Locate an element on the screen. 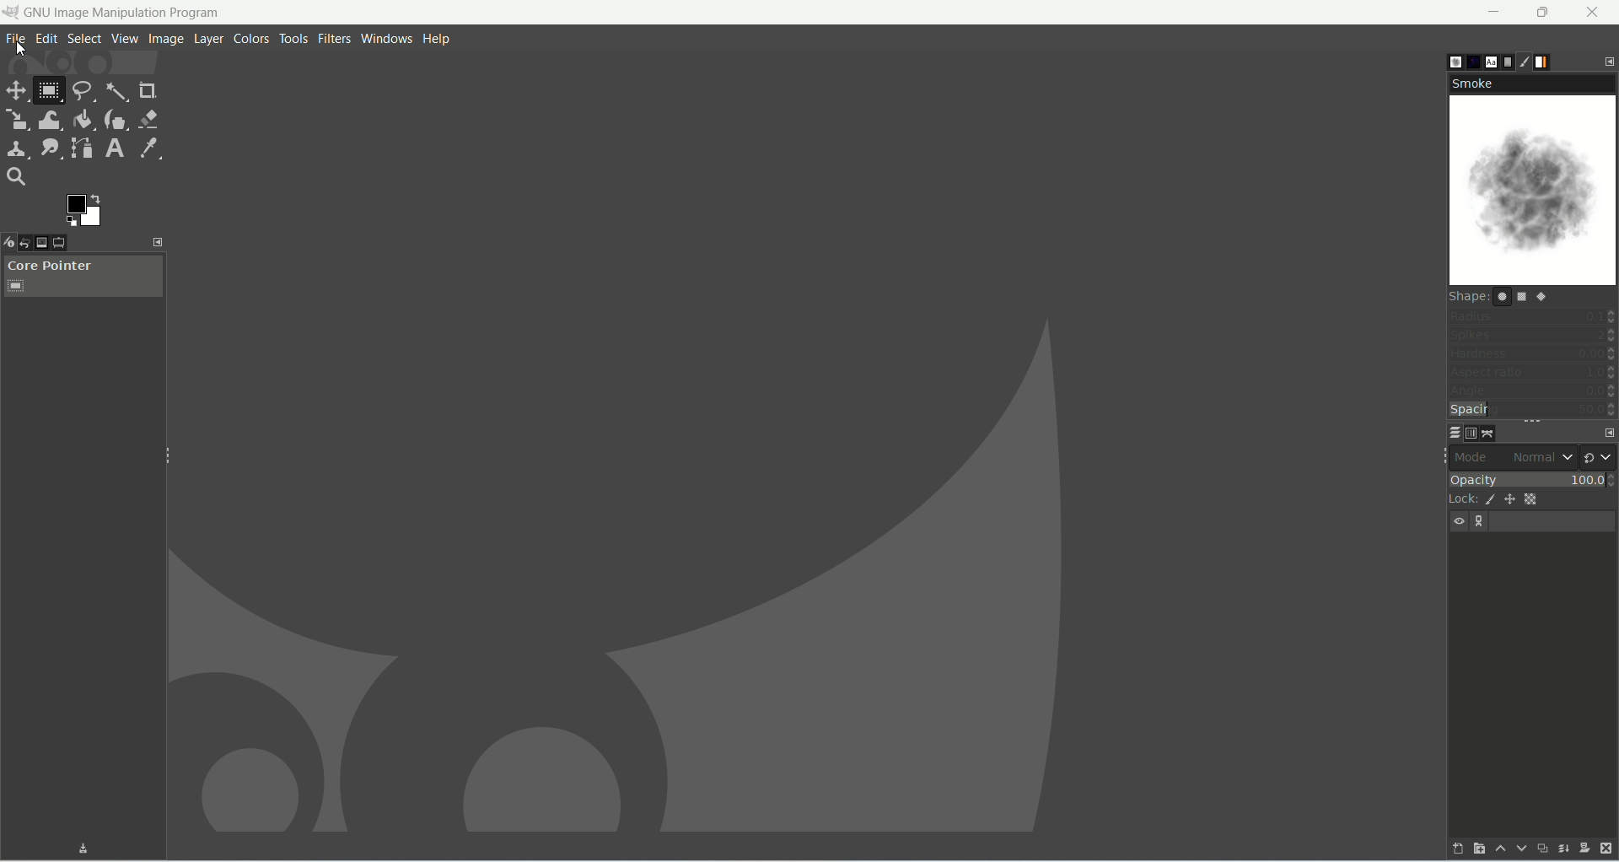  warp transform is located at coordinates (51, 121).